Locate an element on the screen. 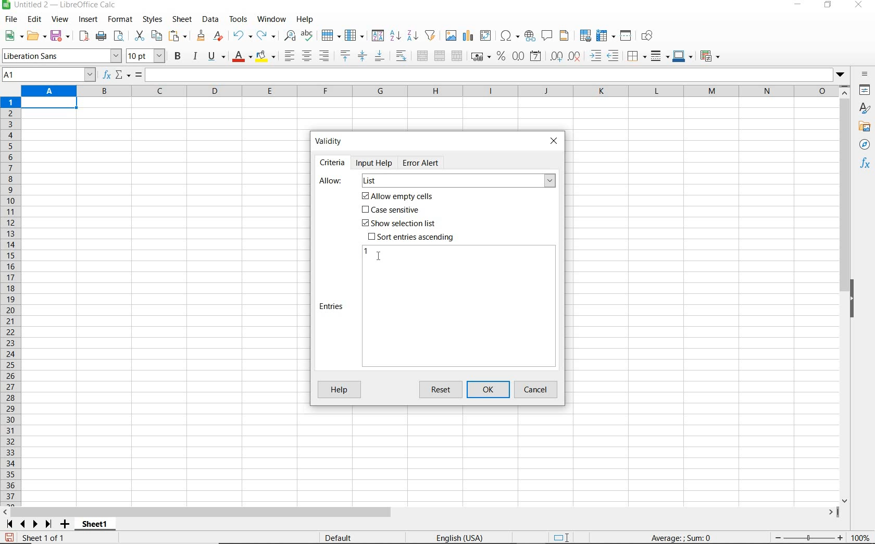  headers and footers is located at coordinates (566, 36).